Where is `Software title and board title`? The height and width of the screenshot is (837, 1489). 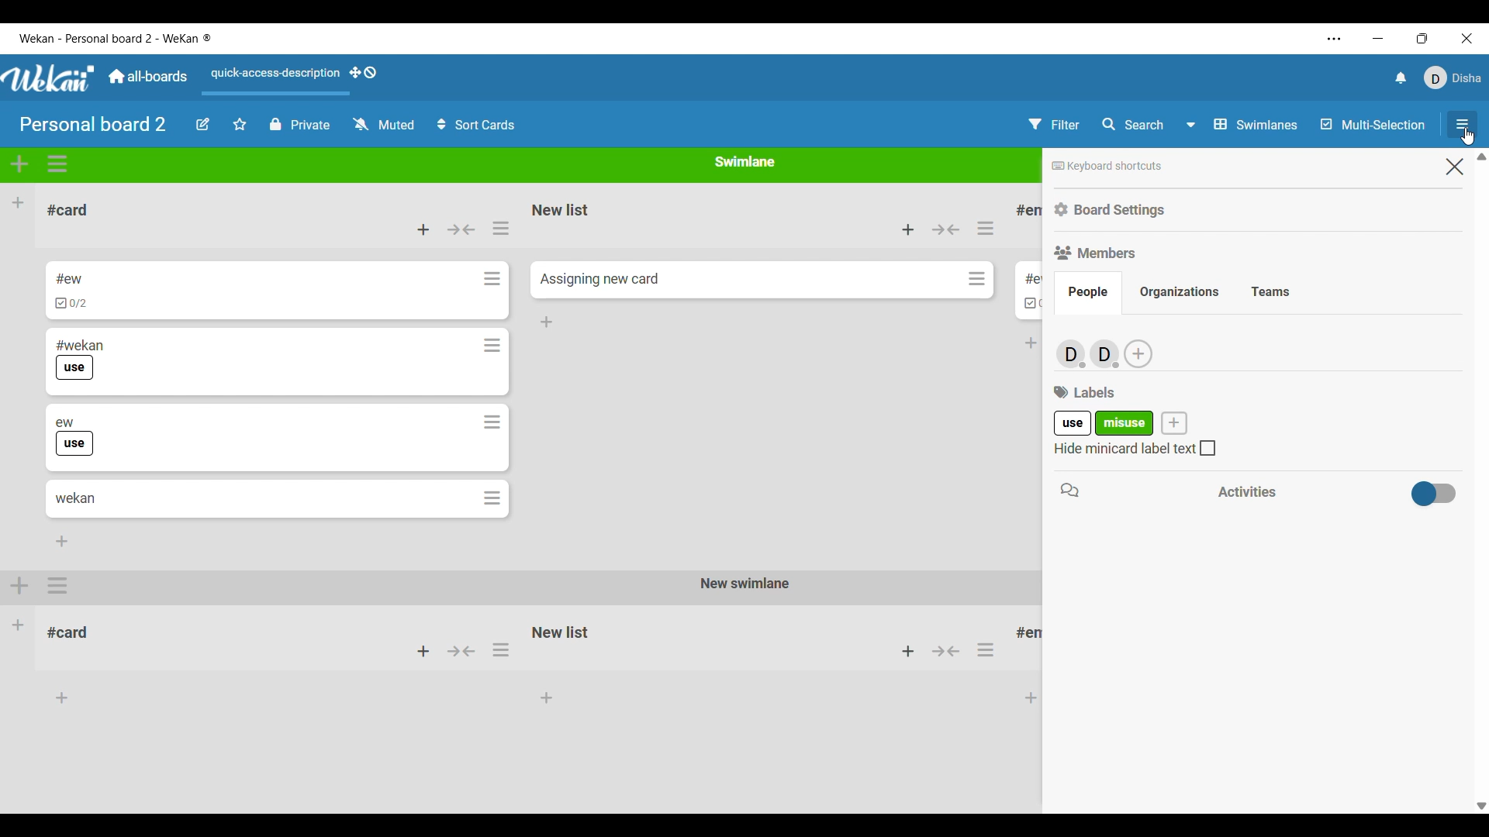 Software title and board title is located at coordinates (116, 39).